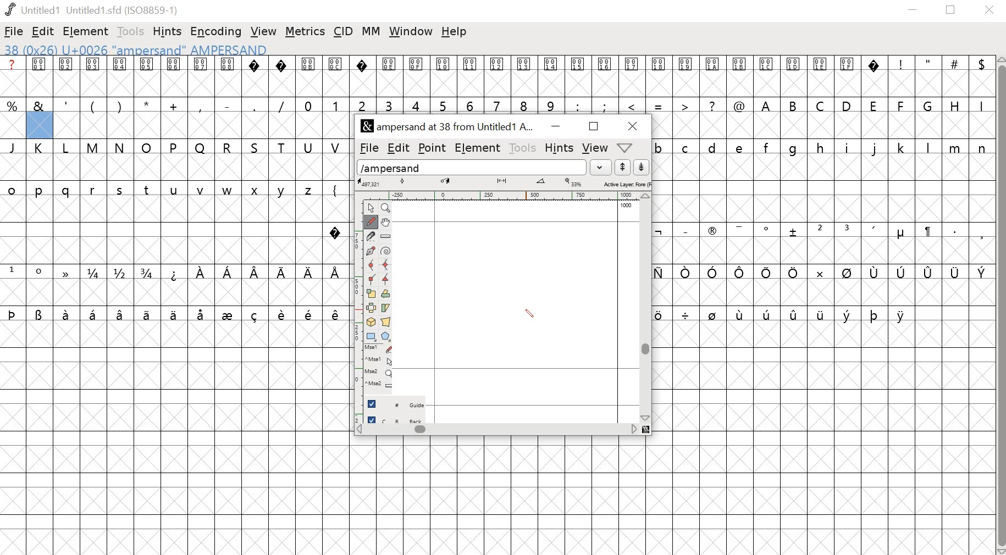  Describe the element at coordinates (848, 230) in the screenshot. I see `3` at that location.